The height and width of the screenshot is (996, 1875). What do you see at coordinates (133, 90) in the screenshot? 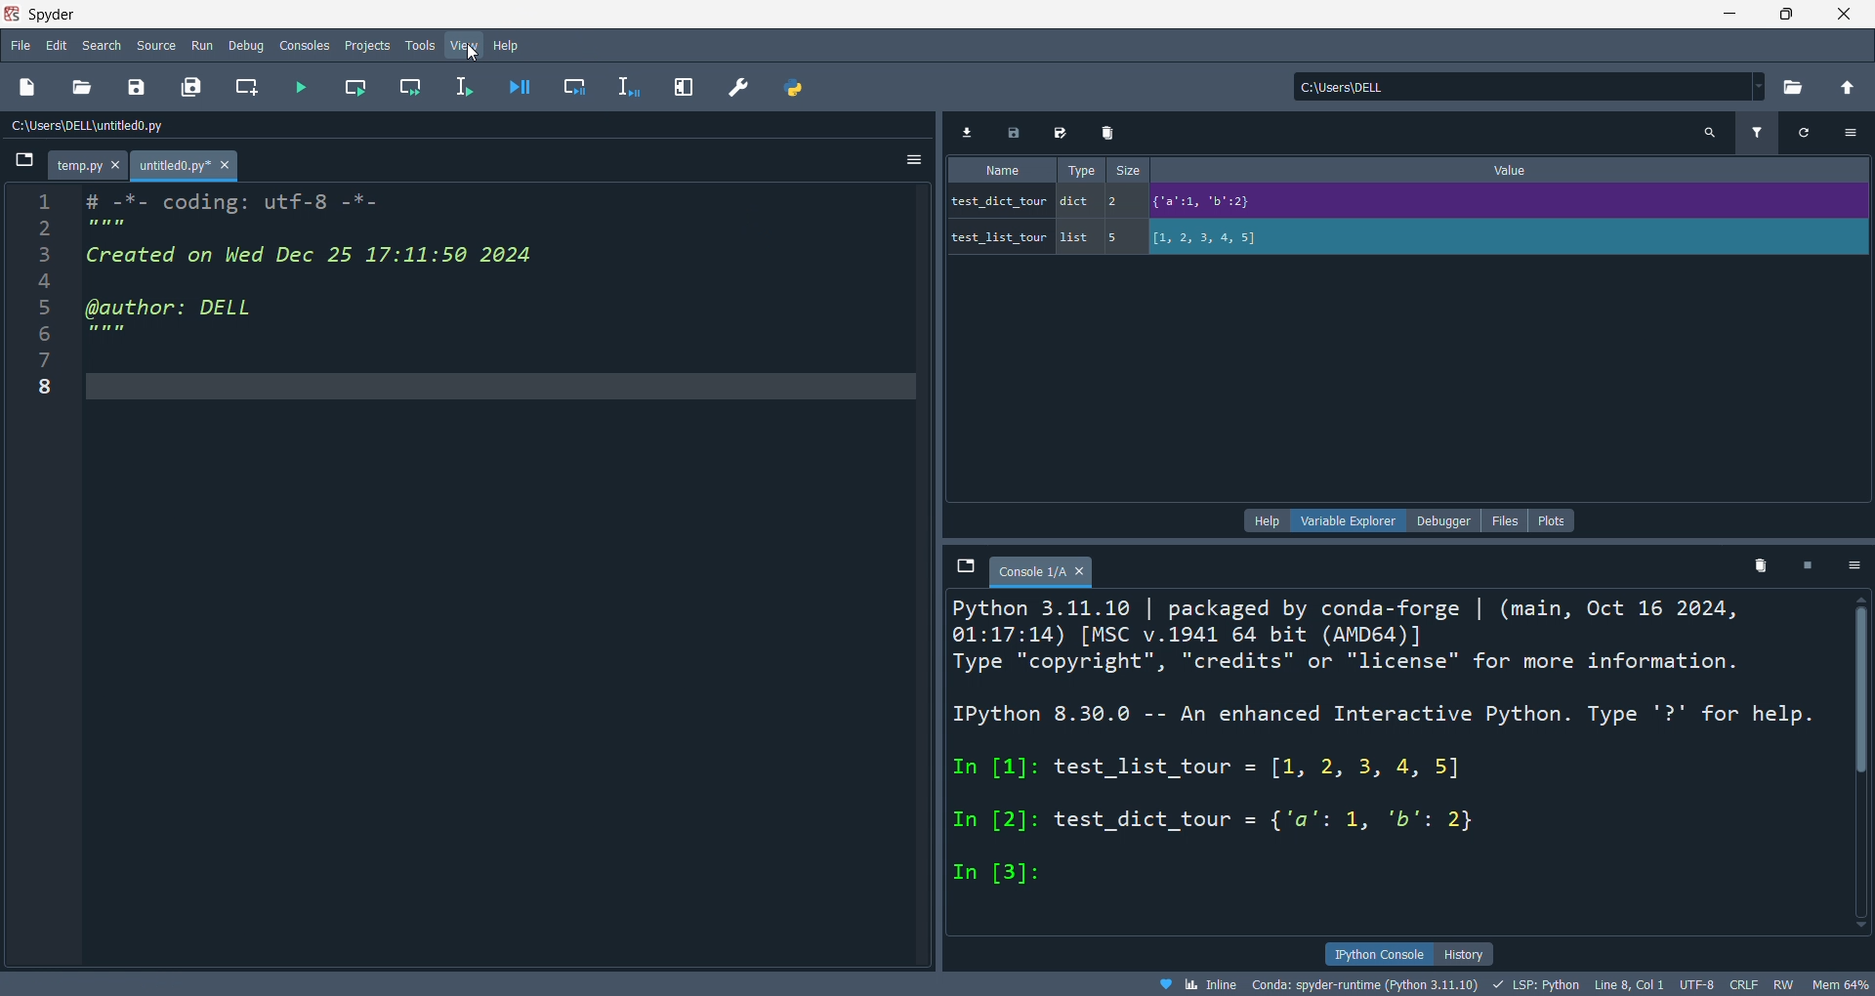
I see `save` at bounding box center [133, 90].